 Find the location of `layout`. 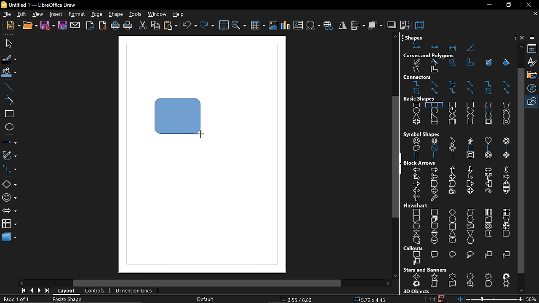

layout is located at coordinates (67, 292).